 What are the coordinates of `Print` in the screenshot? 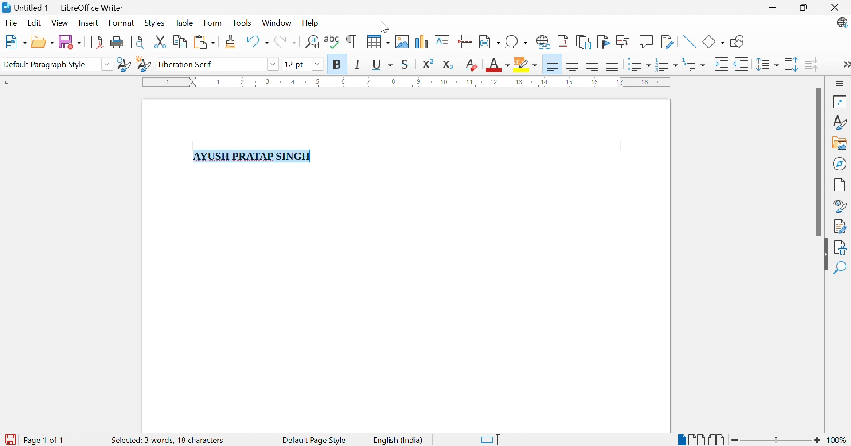 It's located at (116, 42).